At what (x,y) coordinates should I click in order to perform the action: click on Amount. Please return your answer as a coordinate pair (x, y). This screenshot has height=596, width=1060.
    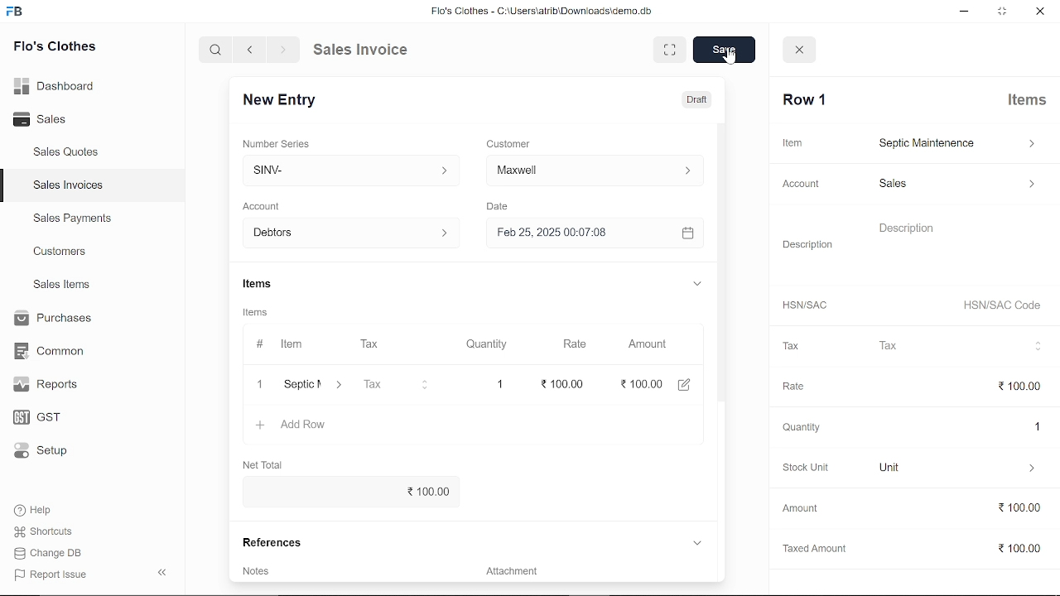
    Looking at the image, I should click on (648, 345).